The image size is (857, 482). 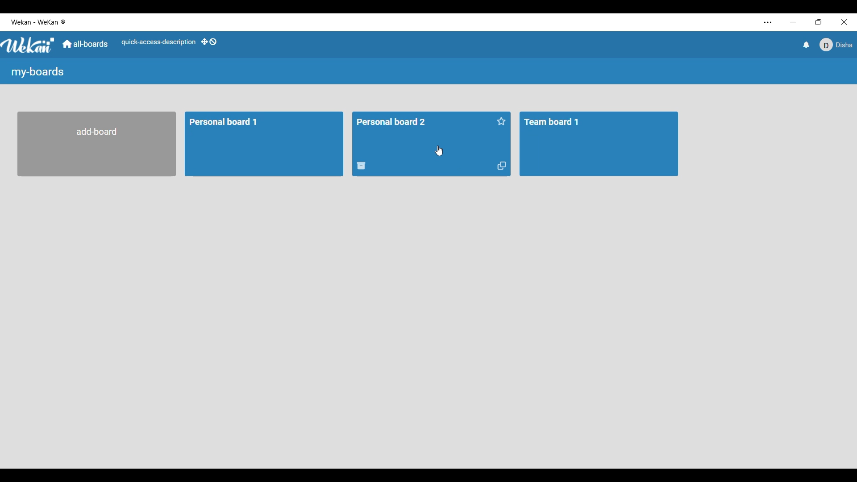 I want to click on Quick access description, so click(x=158, y=42).